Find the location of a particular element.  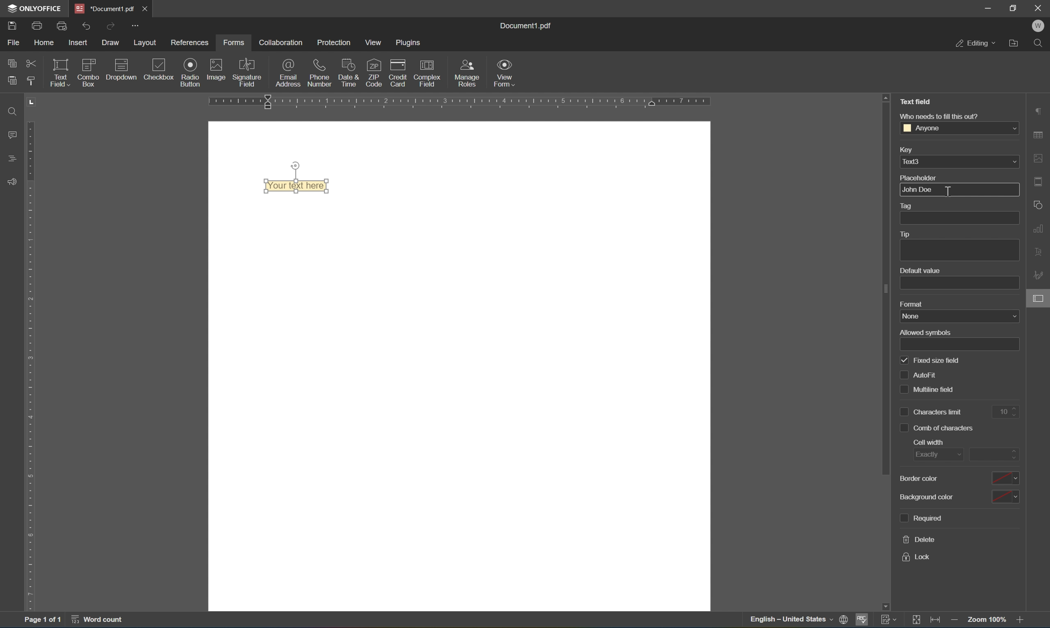

text art settings is located at coordinates (1042, 254).